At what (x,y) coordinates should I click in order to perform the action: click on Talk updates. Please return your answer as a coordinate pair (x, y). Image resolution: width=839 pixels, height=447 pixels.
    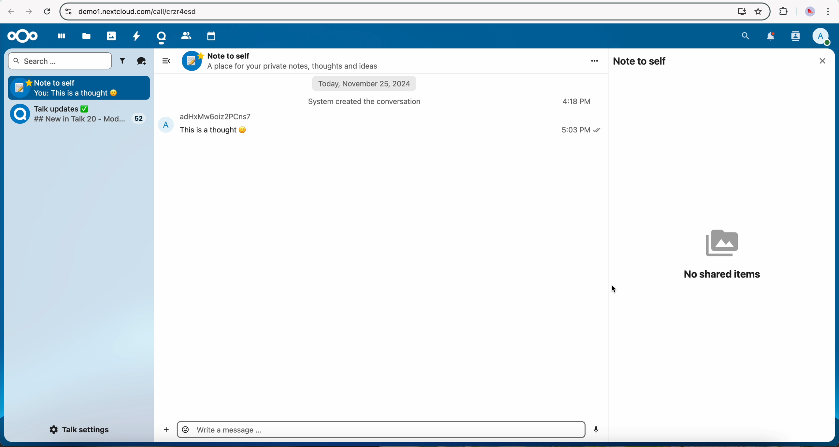
    Looking at the image, I should click on (82, 115).